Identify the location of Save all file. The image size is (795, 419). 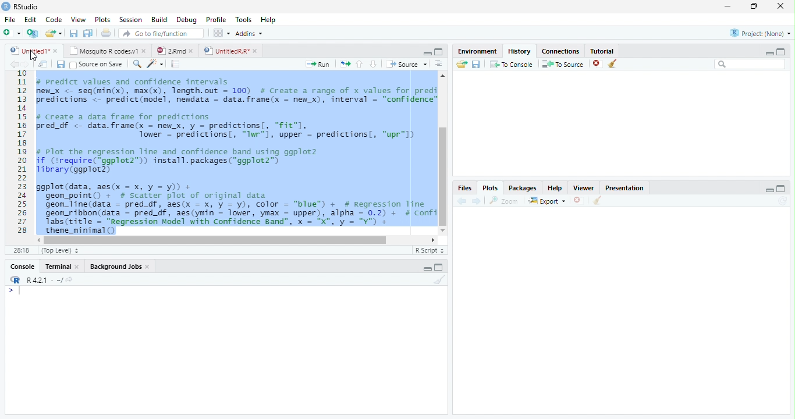
(87, 34).